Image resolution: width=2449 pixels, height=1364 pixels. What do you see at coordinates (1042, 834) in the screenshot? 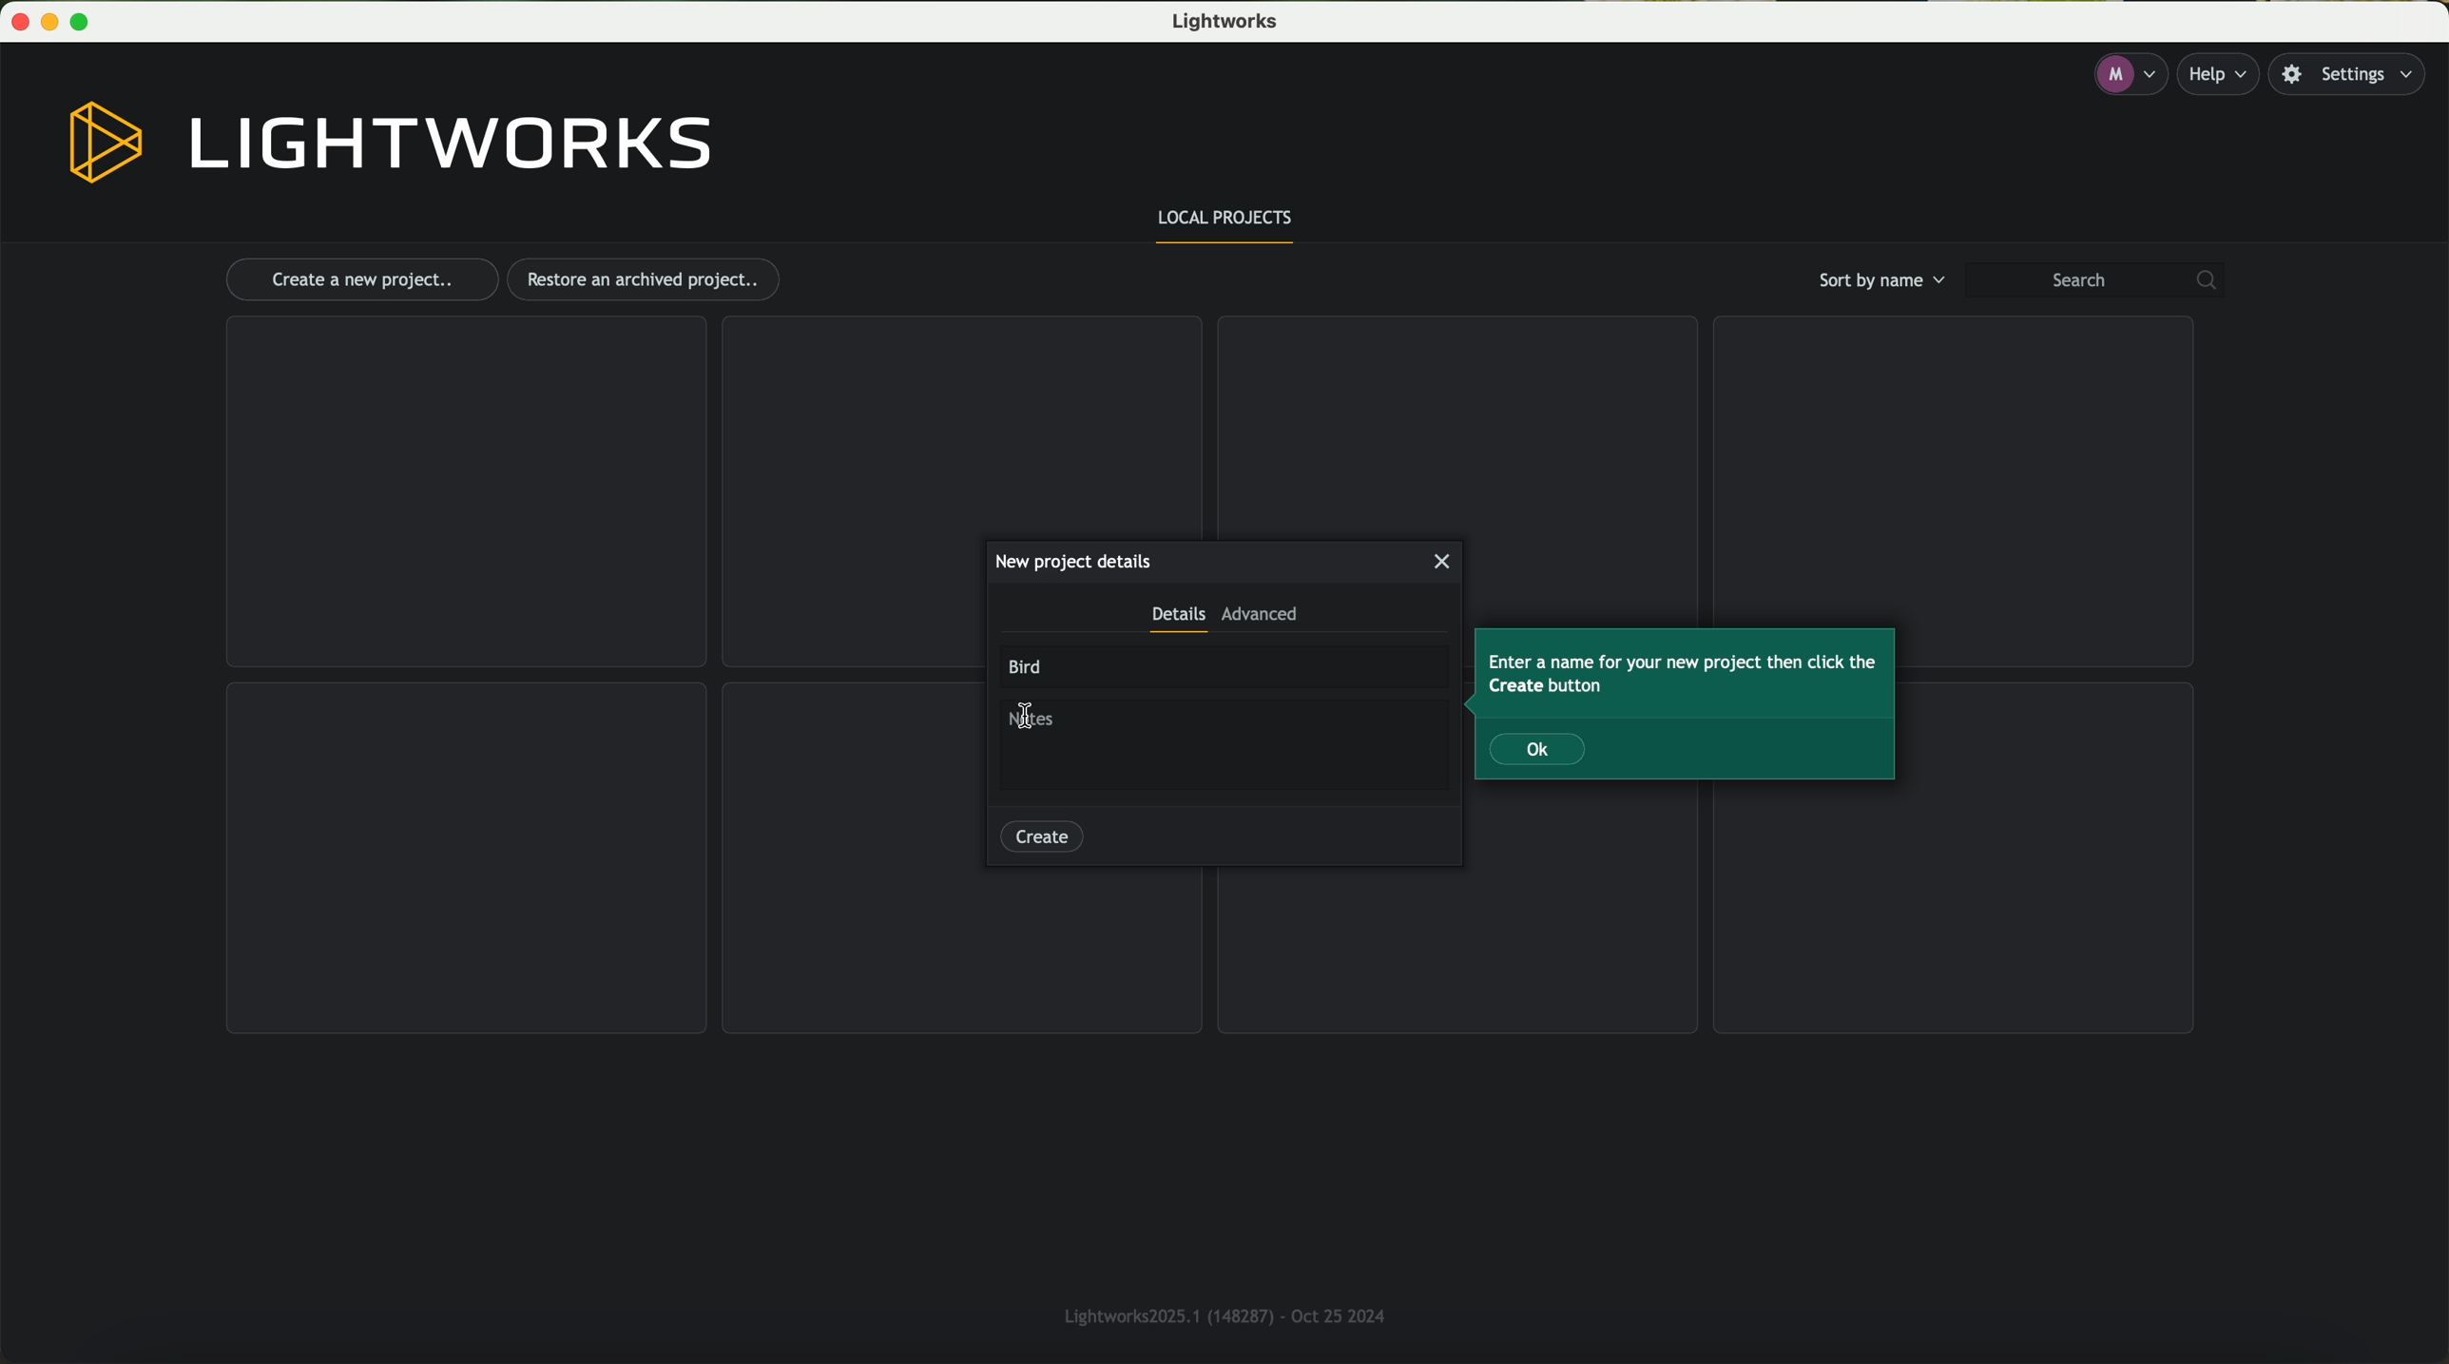
I see `create button` at bounding box center [1042, 834].